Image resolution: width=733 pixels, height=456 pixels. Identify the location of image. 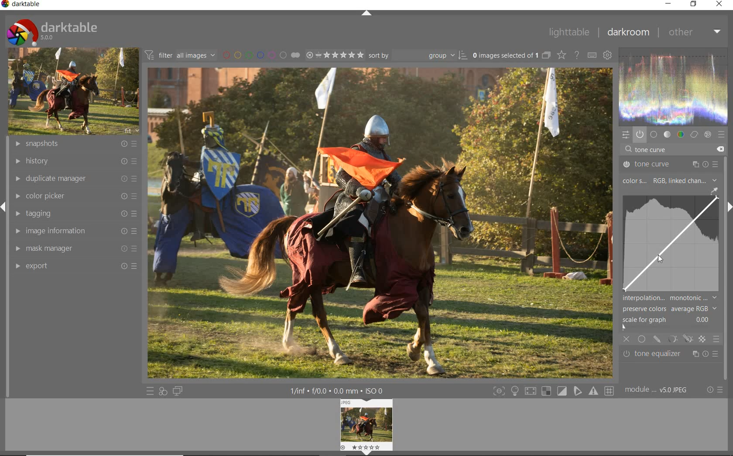
(72, 92).